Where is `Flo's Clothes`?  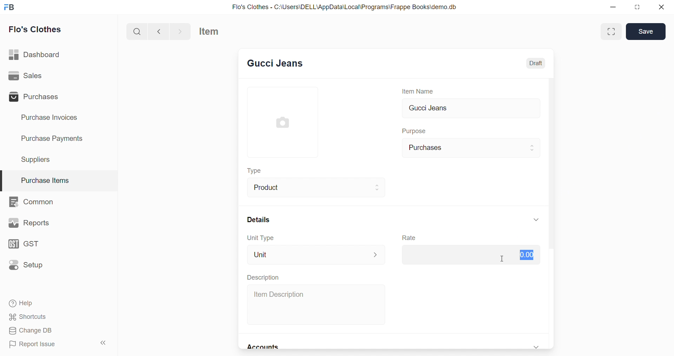 Flo's Clothes is located at coordinates (39, 29).